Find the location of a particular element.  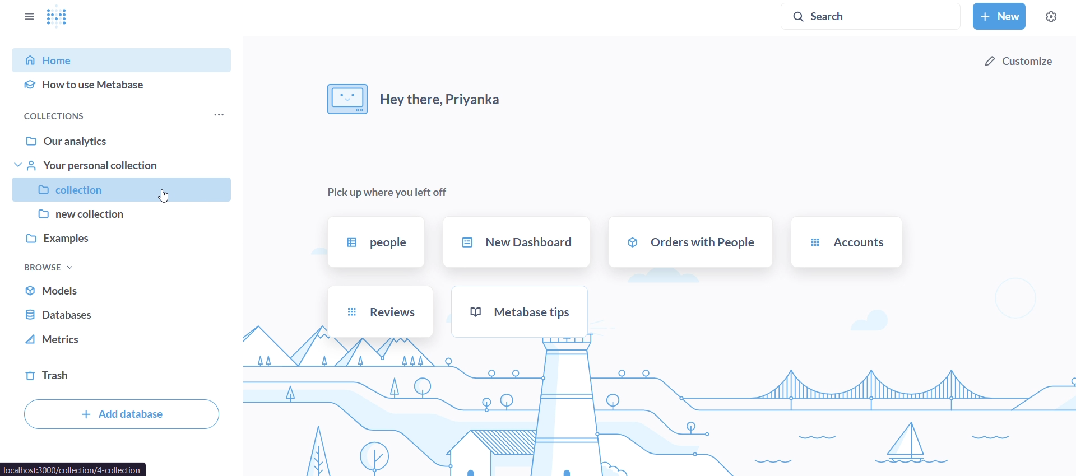

Cursor is located at coordinates (165, 198).